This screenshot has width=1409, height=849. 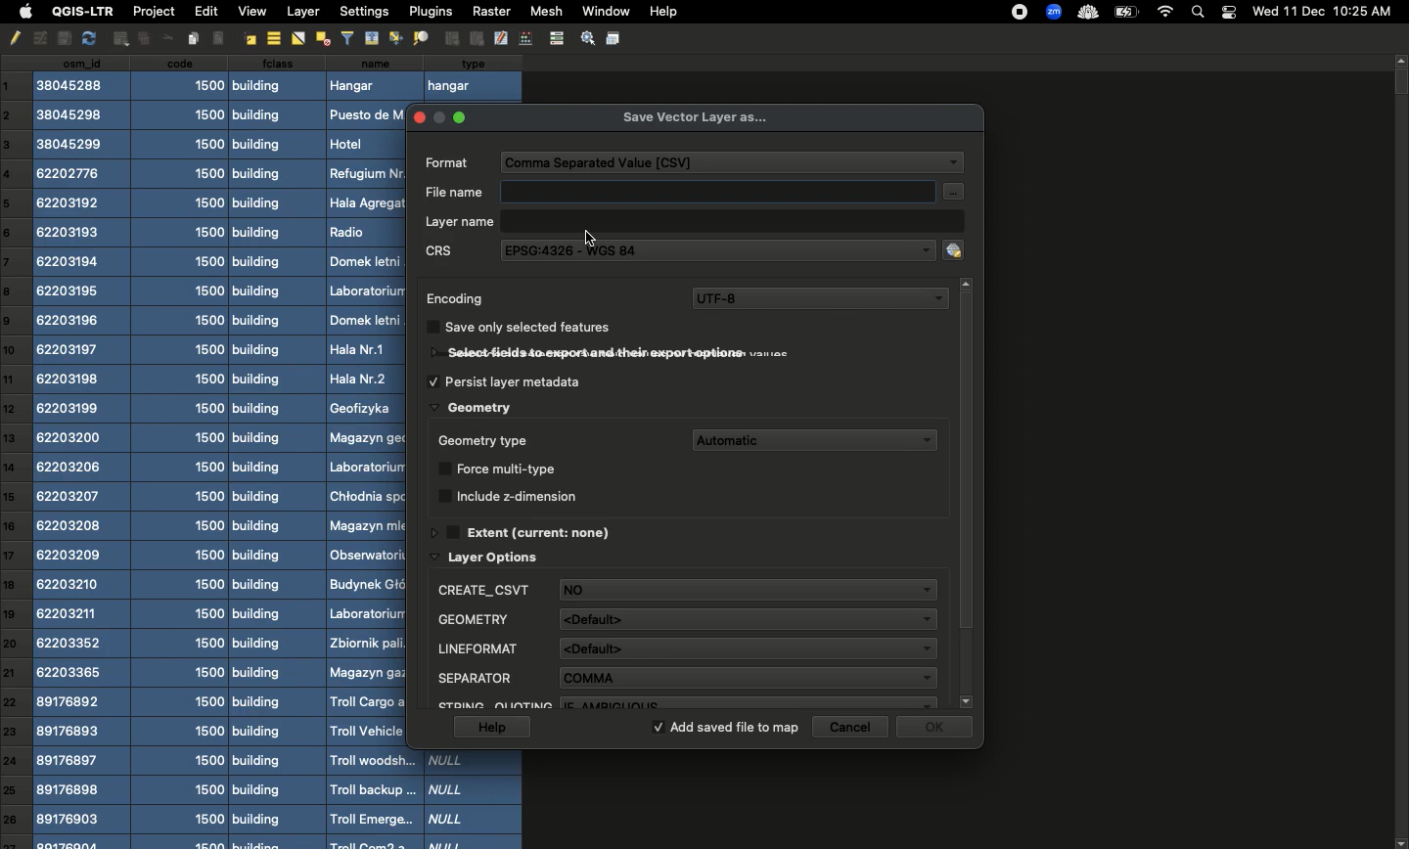 What do you see at coordinates (512, 379) in the screenshot?
I see `Persist layer metadata` at bounding box center [512, 379].